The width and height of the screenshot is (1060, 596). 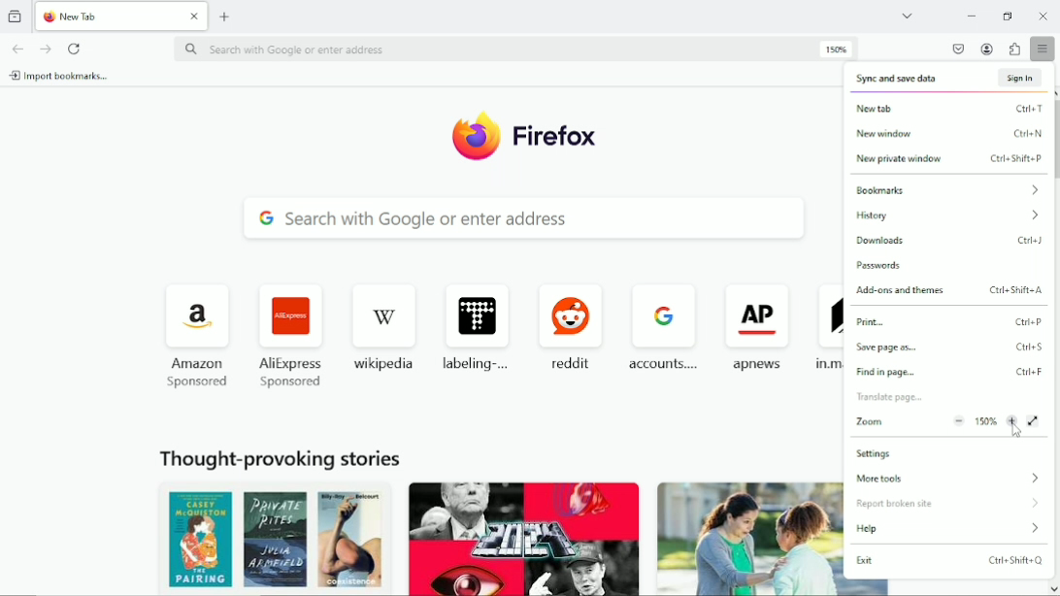 What do you see at coordinates (952, 480) in the screenshot?
I see `More tools` at bounding box center [952, 480].